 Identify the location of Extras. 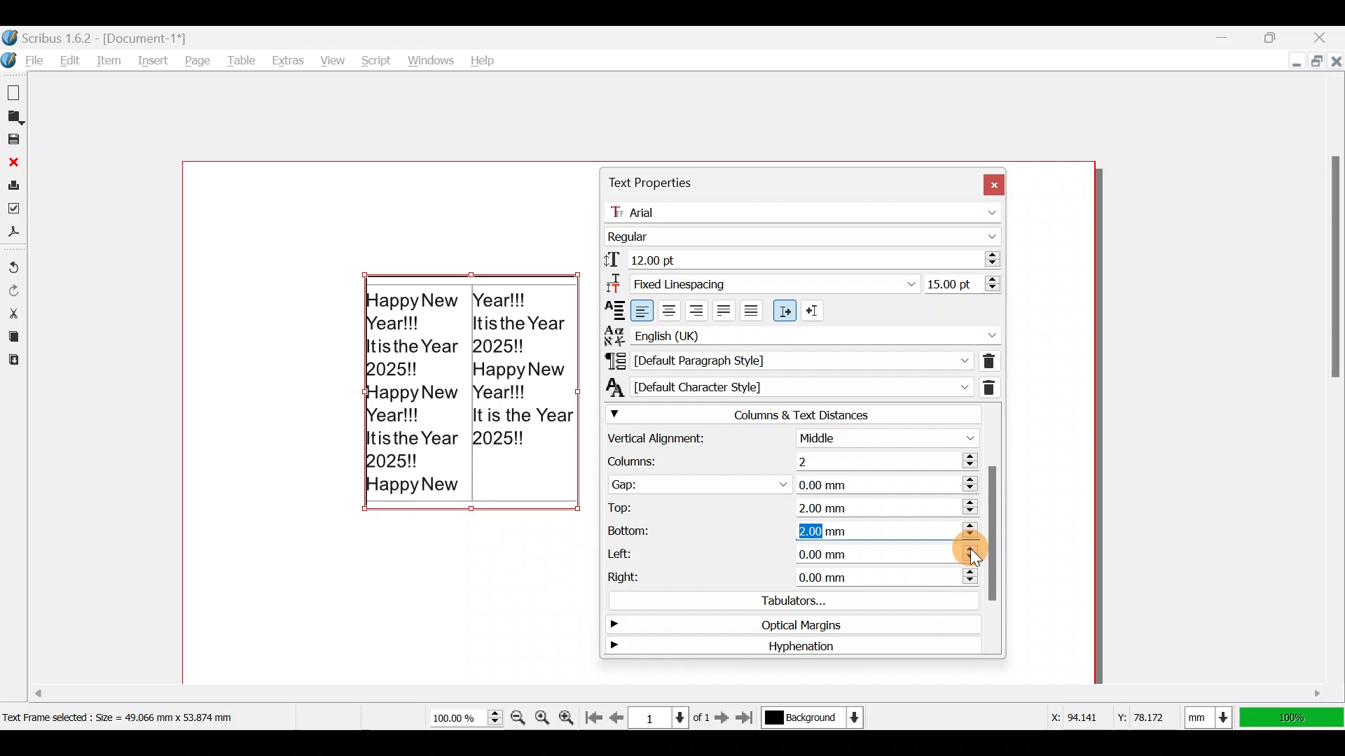
(293, 58).